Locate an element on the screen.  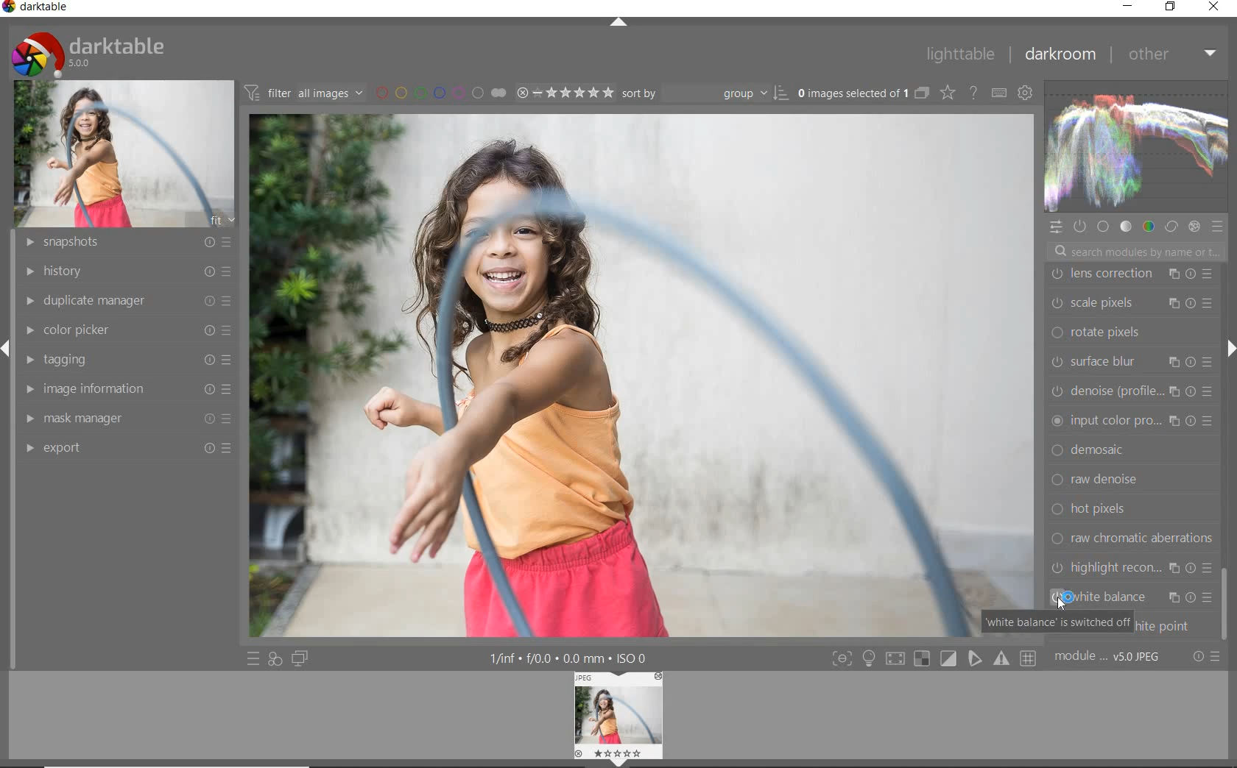
mask manager is located at coordinates (126, 415).